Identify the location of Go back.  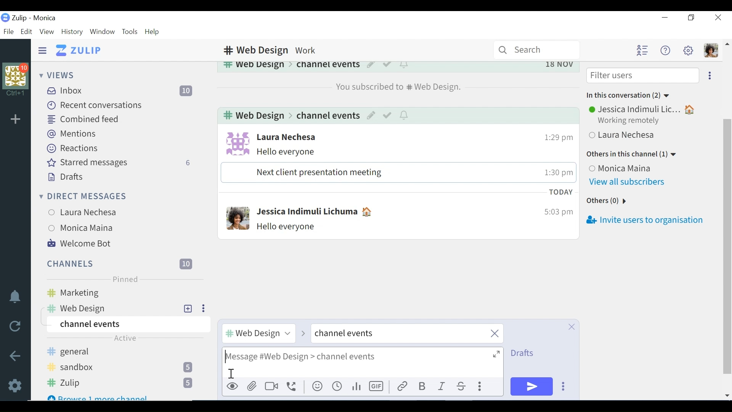
(16, 356).